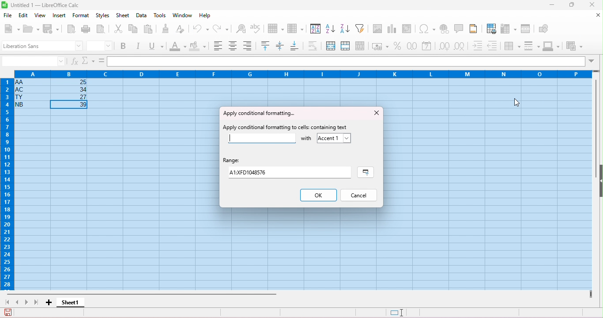 The width and height of the screenshot is (603, 318). Describe the element at coordinates (510, 28) in the screenshot. I see `freeze rows and columns` at that location.